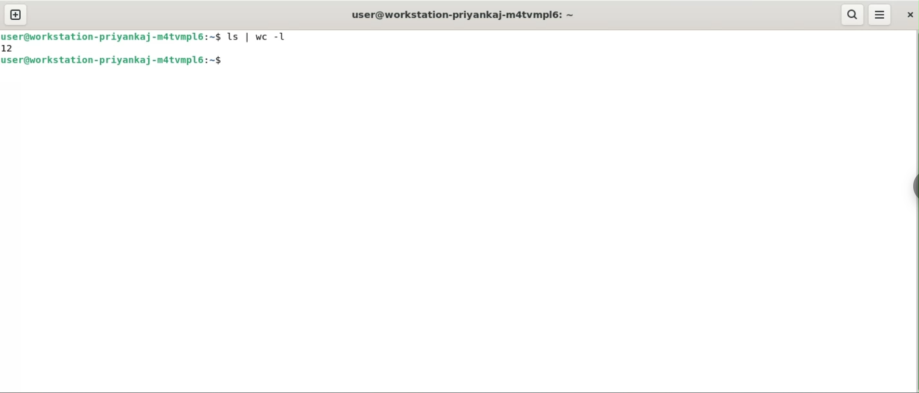  What do you see at coordinates (910, 13) in the screenshot?
I see `close` at bounding box center [910, 13].